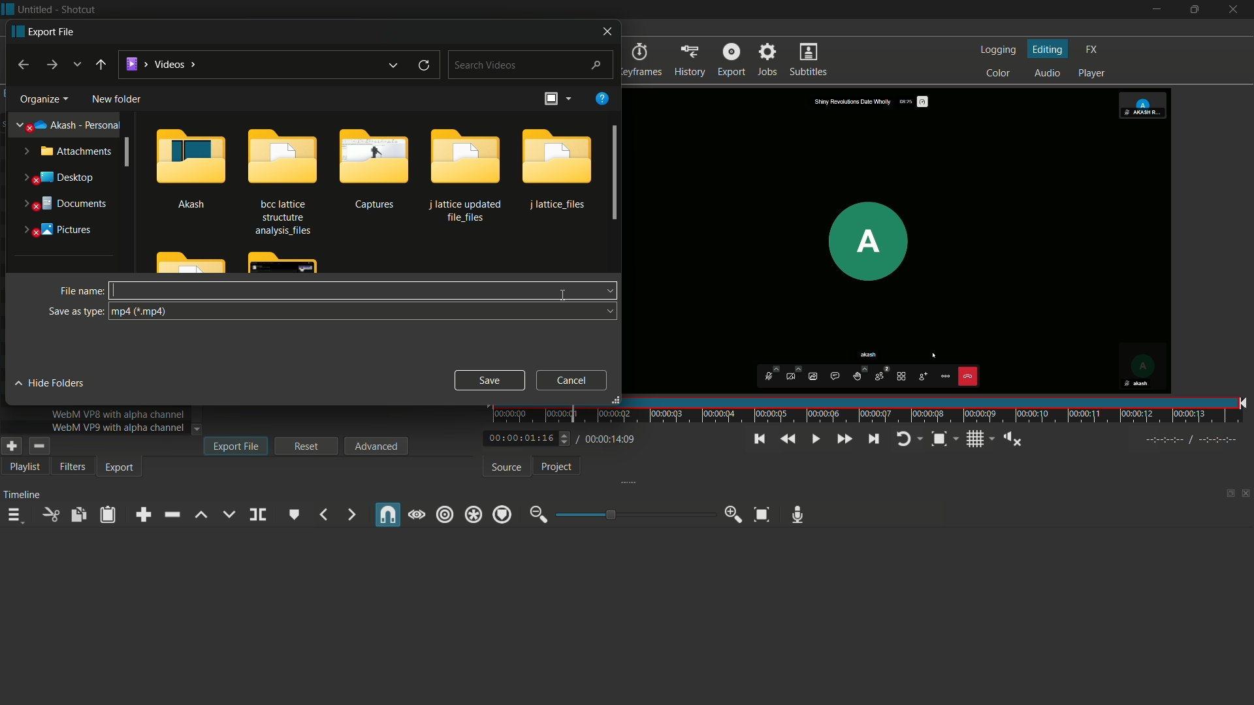 The width and height of the screenshot is (1254, 705). What do you see at coordinates (389, 514) in the screenshot?
I see `snap` at bounding box center [389, 514].